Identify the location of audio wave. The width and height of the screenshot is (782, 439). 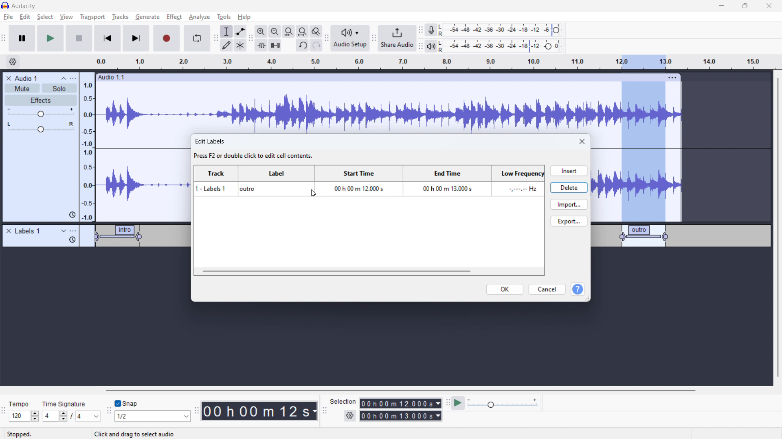
(144, 178).